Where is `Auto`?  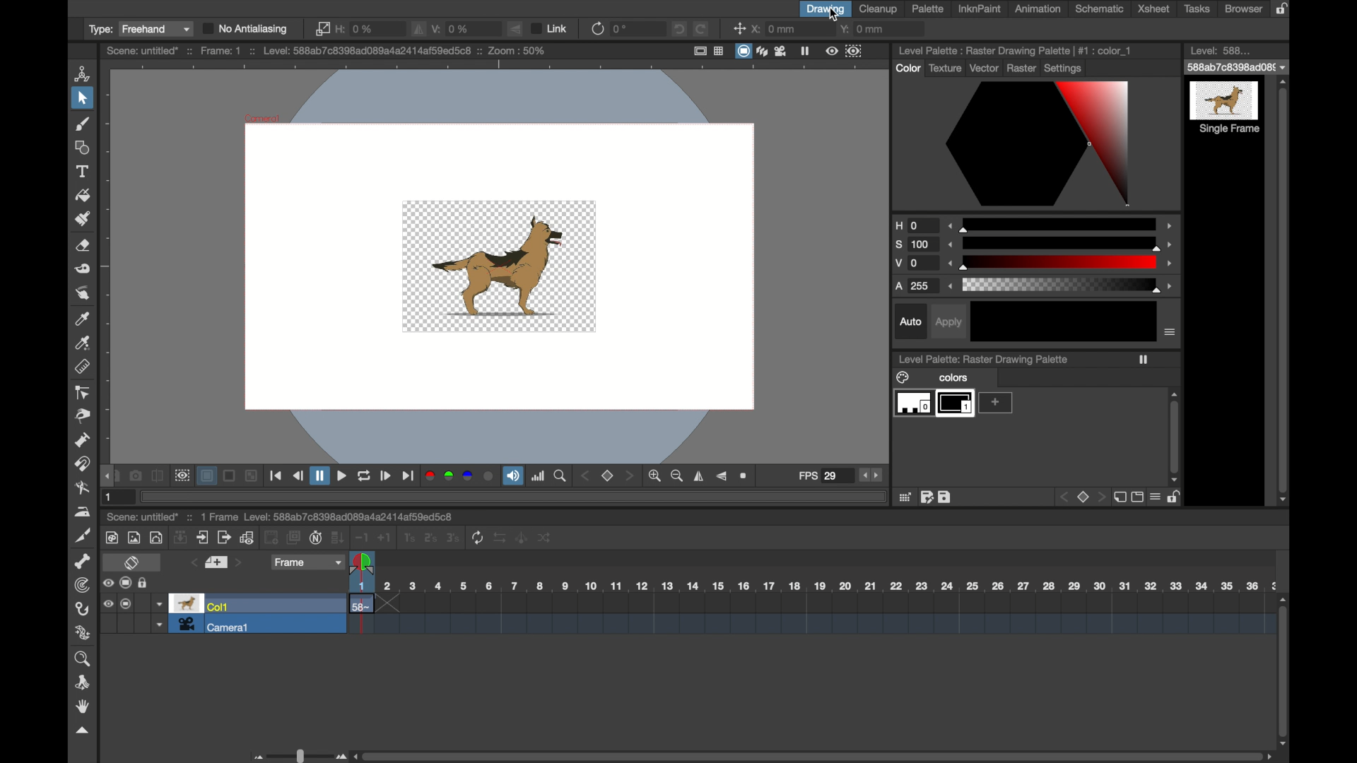 Auto is located at coordinates (907, 323).